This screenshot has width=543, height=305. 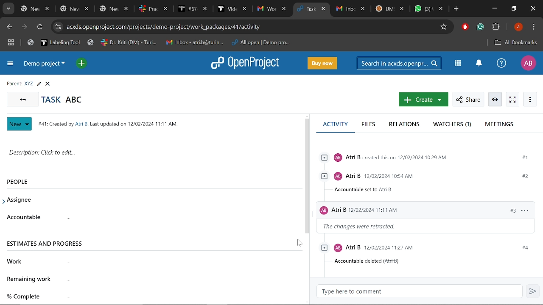 What do you see at coordinates (467, 99) in the screenshot?
I see `` at bounding box center [467, 99].